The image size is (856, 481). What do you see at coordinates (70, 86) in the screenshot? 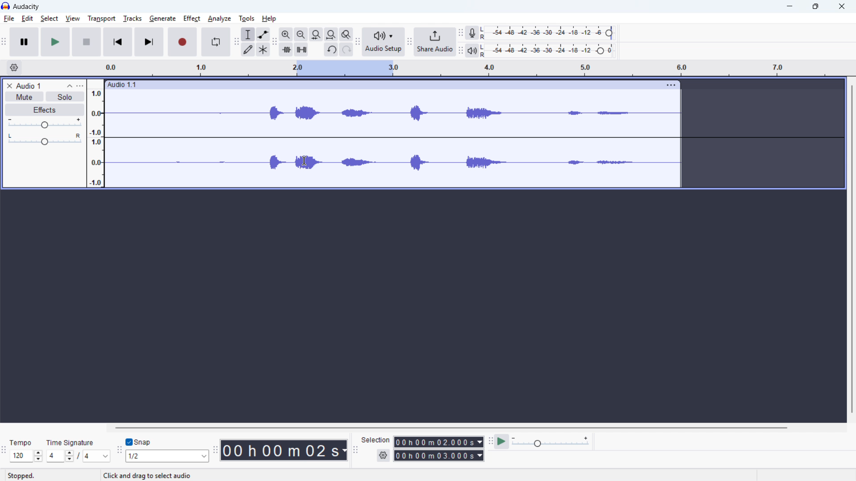
I see `Collapse` at bounding box center [70, 86].